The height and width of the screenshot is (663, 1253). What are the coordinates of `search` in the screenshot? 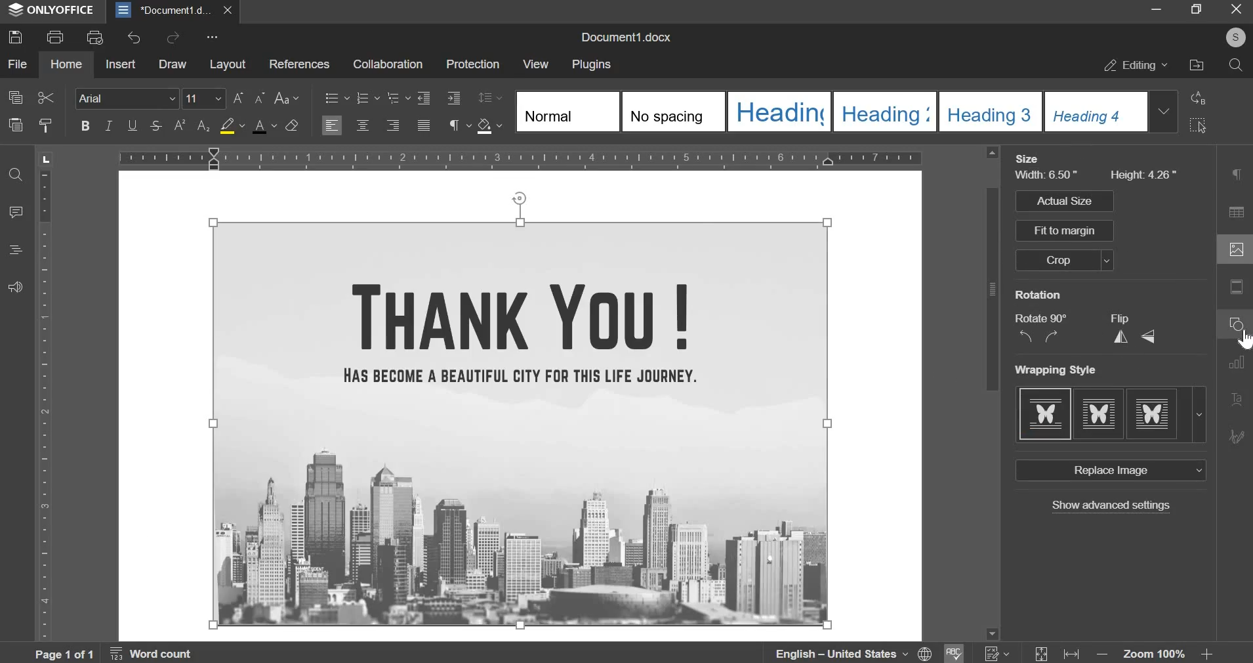 It's located at (1236, 64).